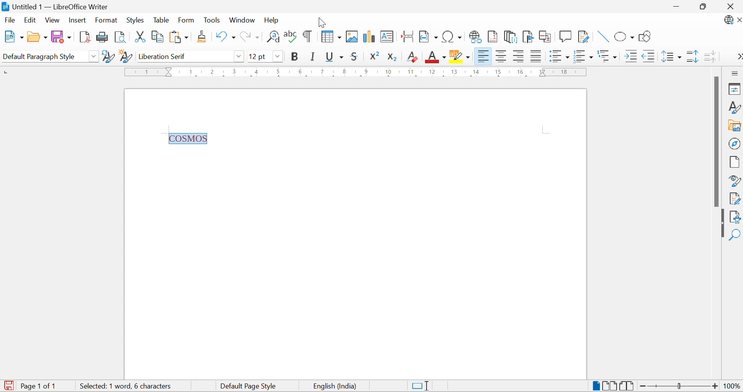 This screenshot has width=743, height=392. What do you see at coordinates (258, 56) in the screenshot?
I see `12pt` at bounding box center [258, 56].